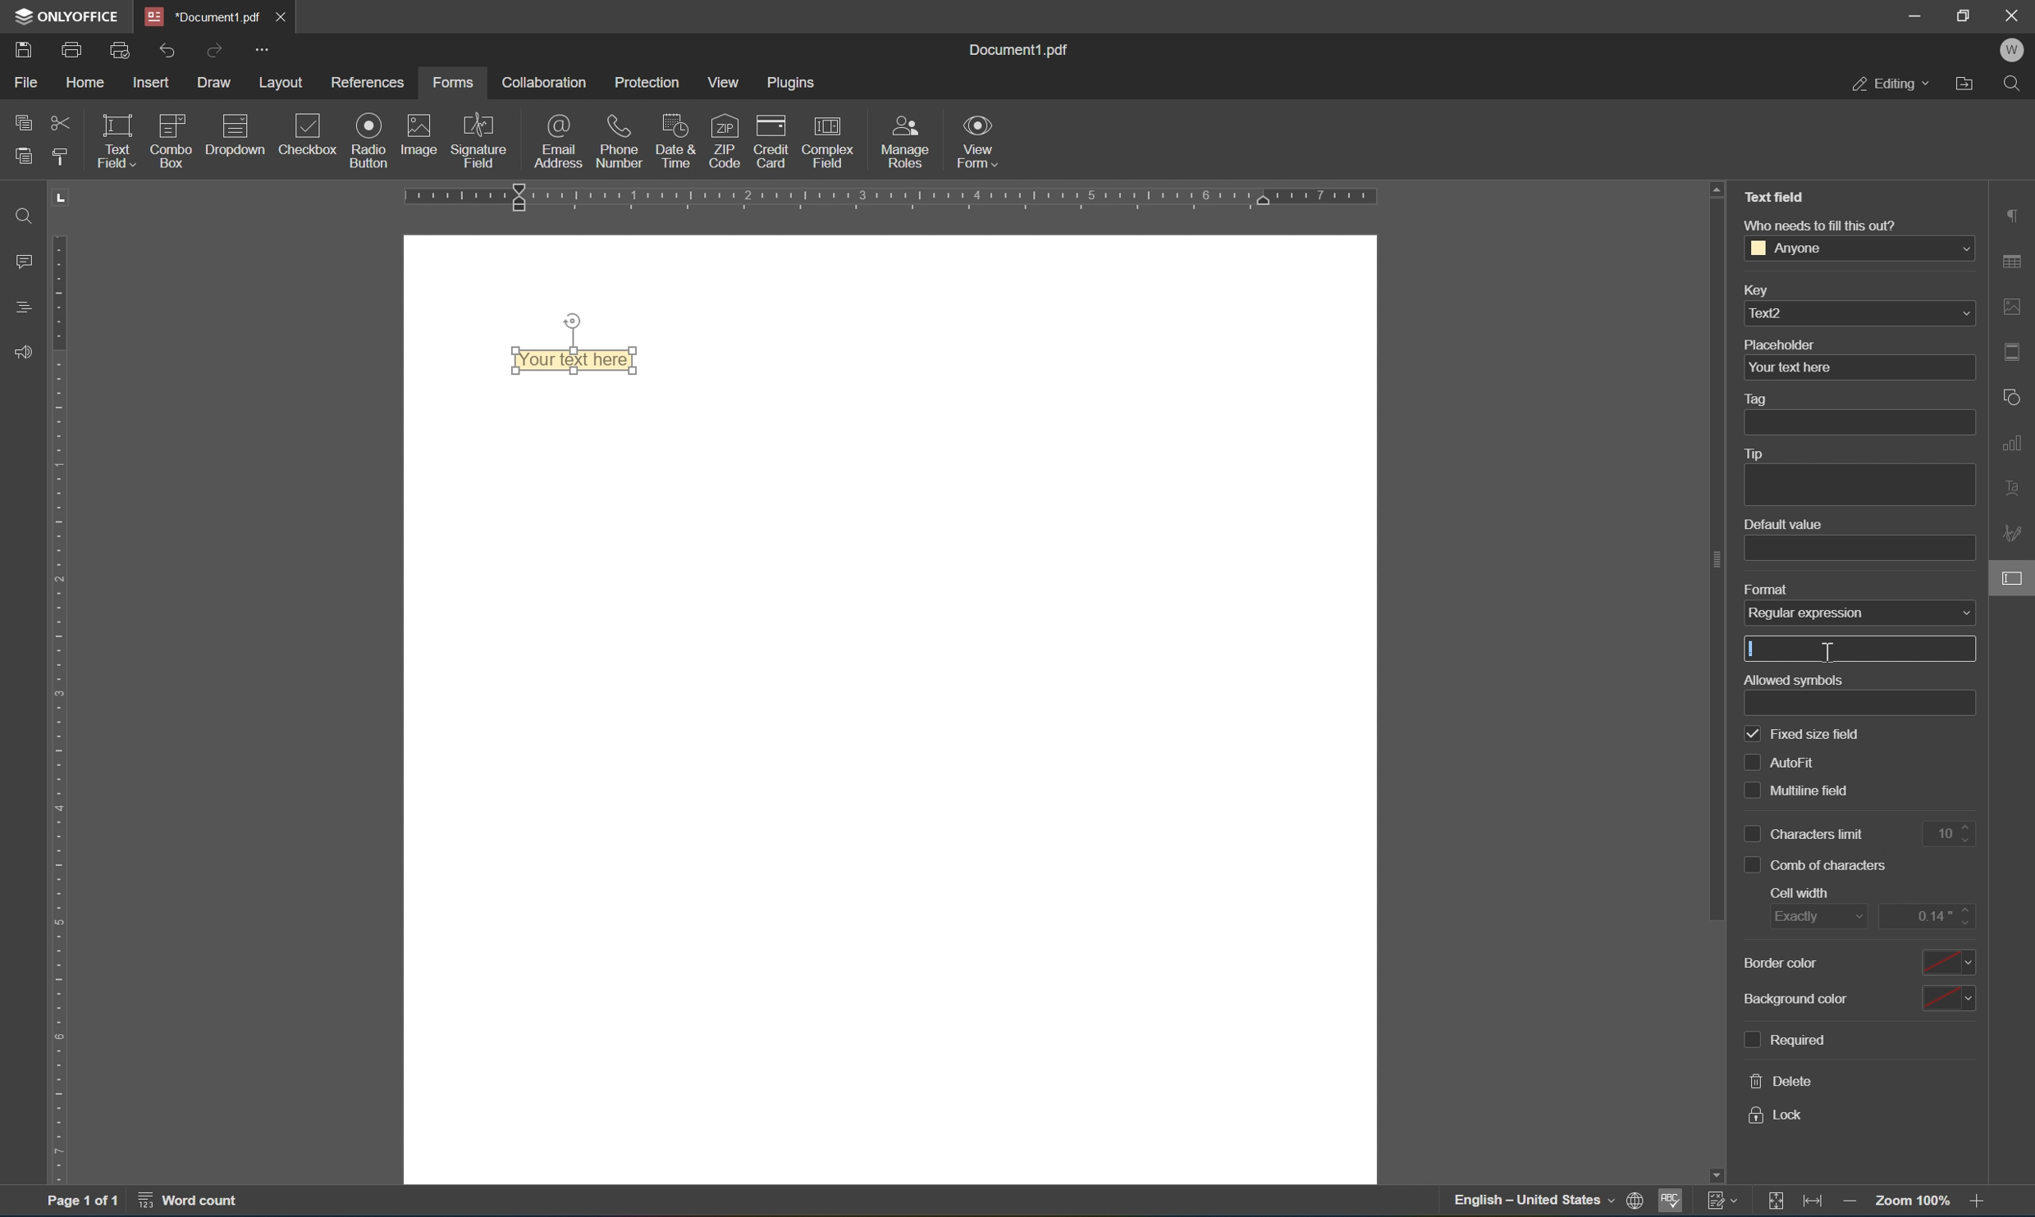 This screenshot has height=1217, width=2035. What do you see at coordinates (1757, 288) in the screenshot?
I see `key` at bounding box center [1757, 288].